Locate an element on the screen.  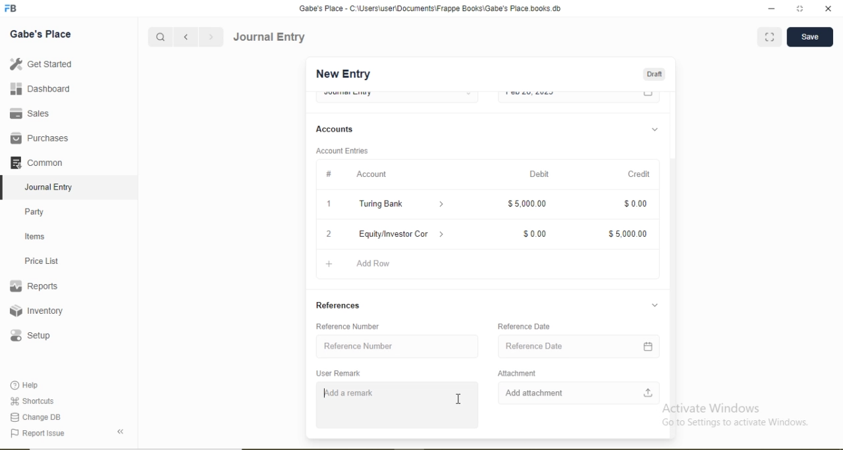
Debit is located at coordinates (540, 173).